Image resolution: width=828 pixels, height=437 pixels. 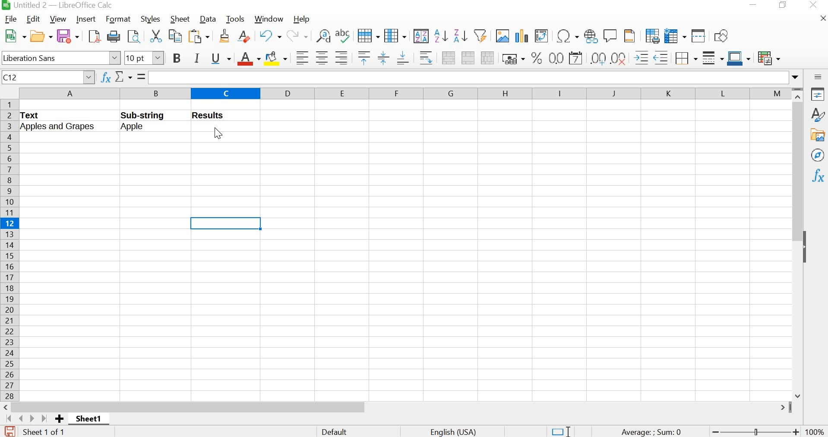 I want to click on copy, so click(x=174, y=35).